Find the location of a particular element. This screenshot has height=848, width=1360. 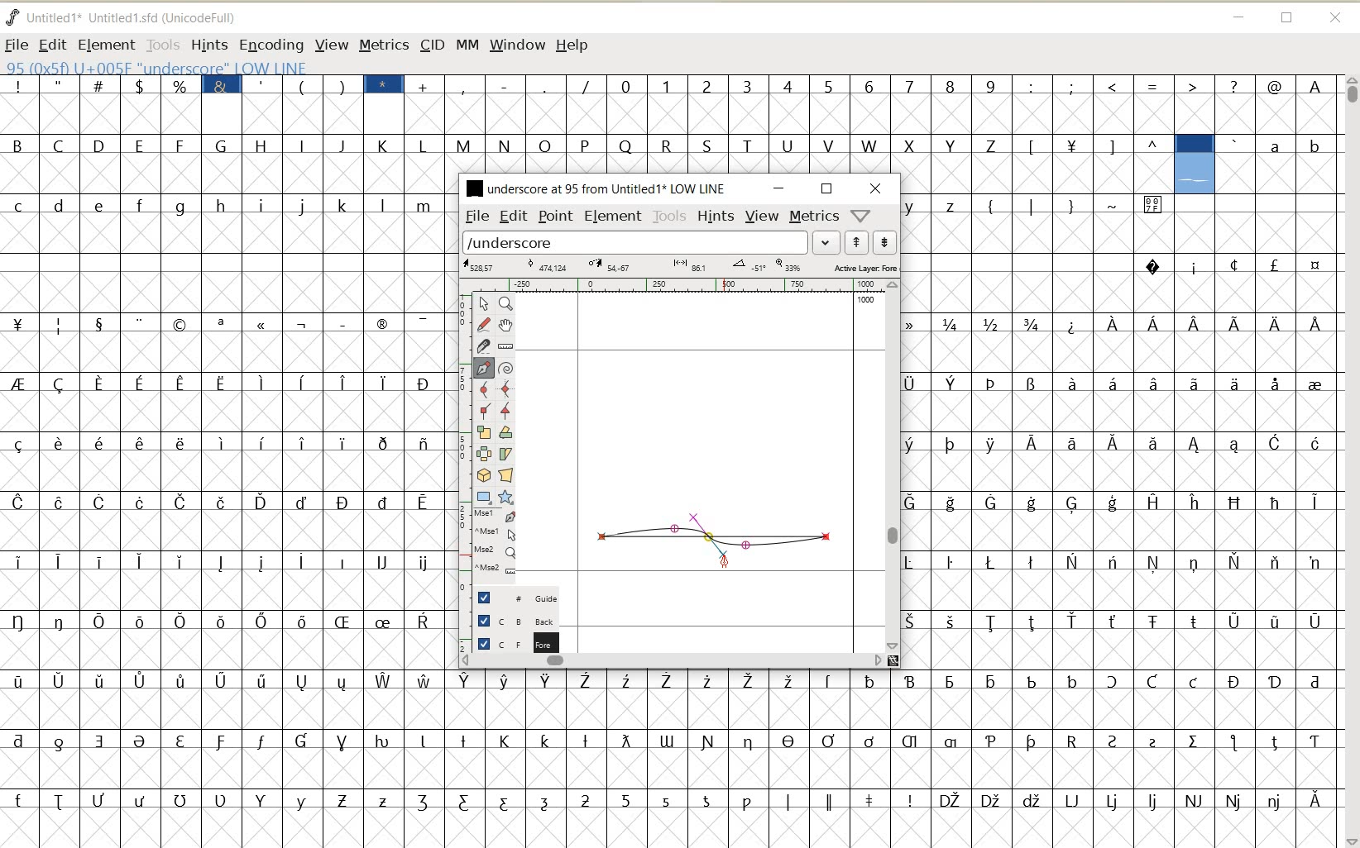

MM is located at coordinates (465, 44).